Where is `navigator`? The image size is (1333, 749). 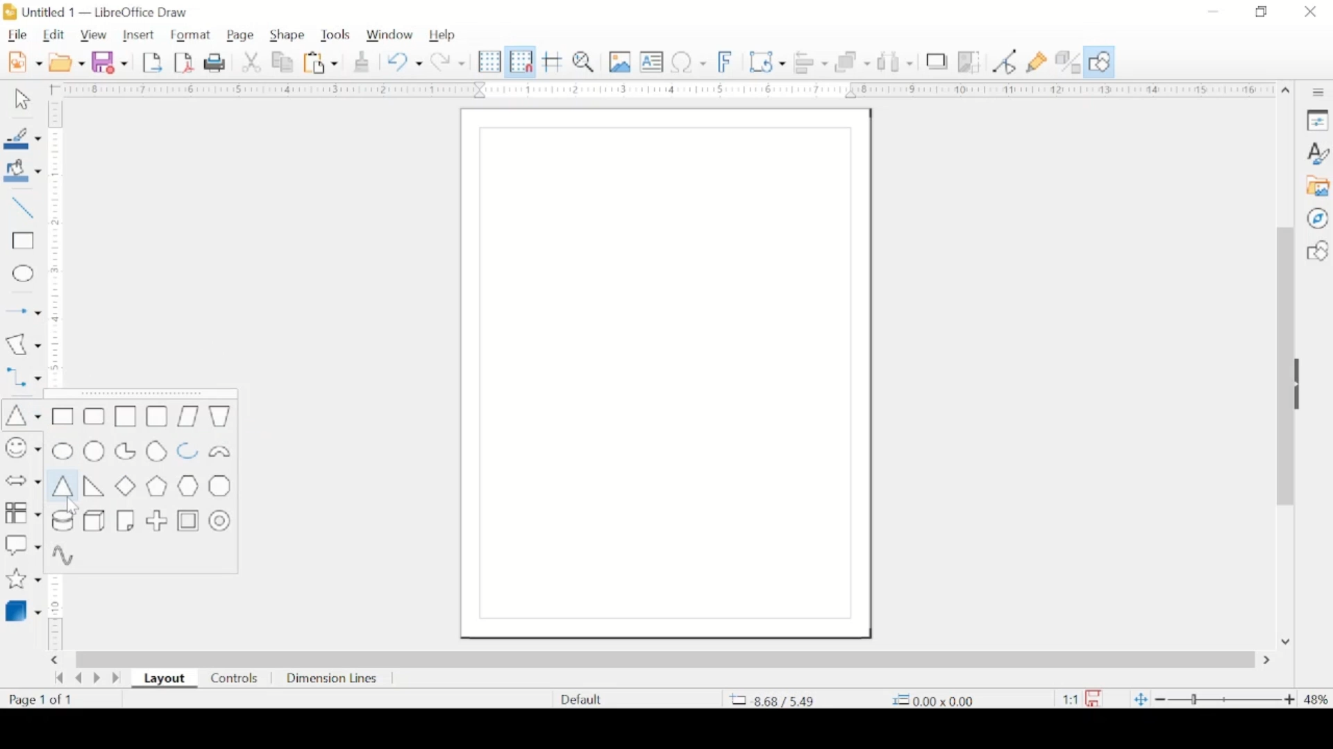 navigator is located at coordinates (1318, 218).